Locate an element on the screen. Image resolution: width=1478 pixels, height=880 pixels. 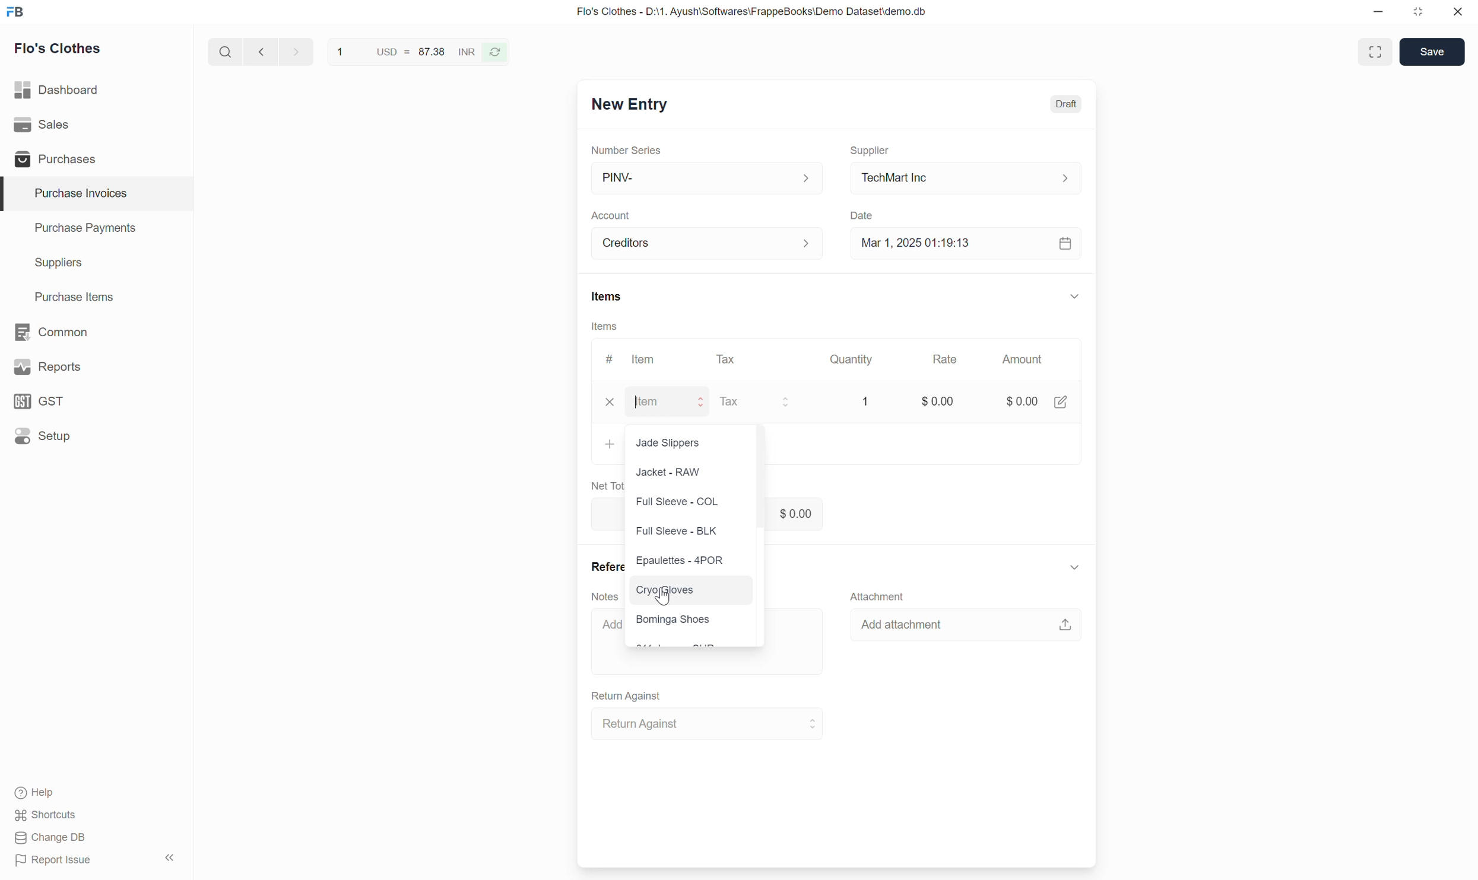
# is located at coordinates (608, 356).